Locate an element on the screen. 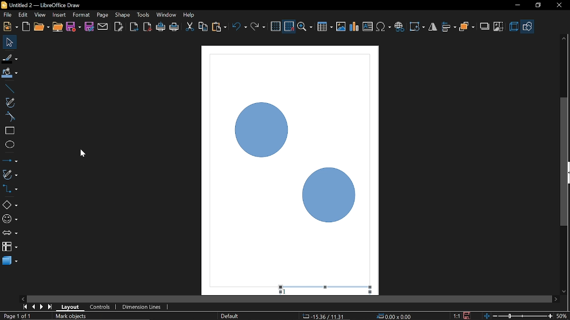 The width and height of the screenshot is (570, 320). Cursor is located at coordinates (83, 153).